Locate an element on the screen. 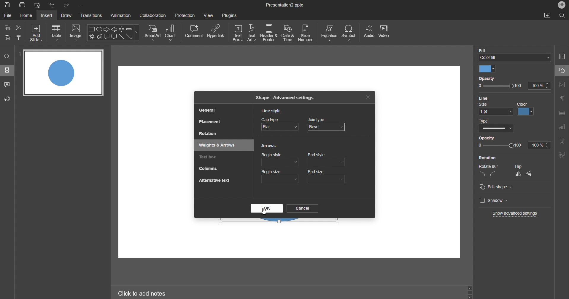  Text box is located at coordinates (209, 157).